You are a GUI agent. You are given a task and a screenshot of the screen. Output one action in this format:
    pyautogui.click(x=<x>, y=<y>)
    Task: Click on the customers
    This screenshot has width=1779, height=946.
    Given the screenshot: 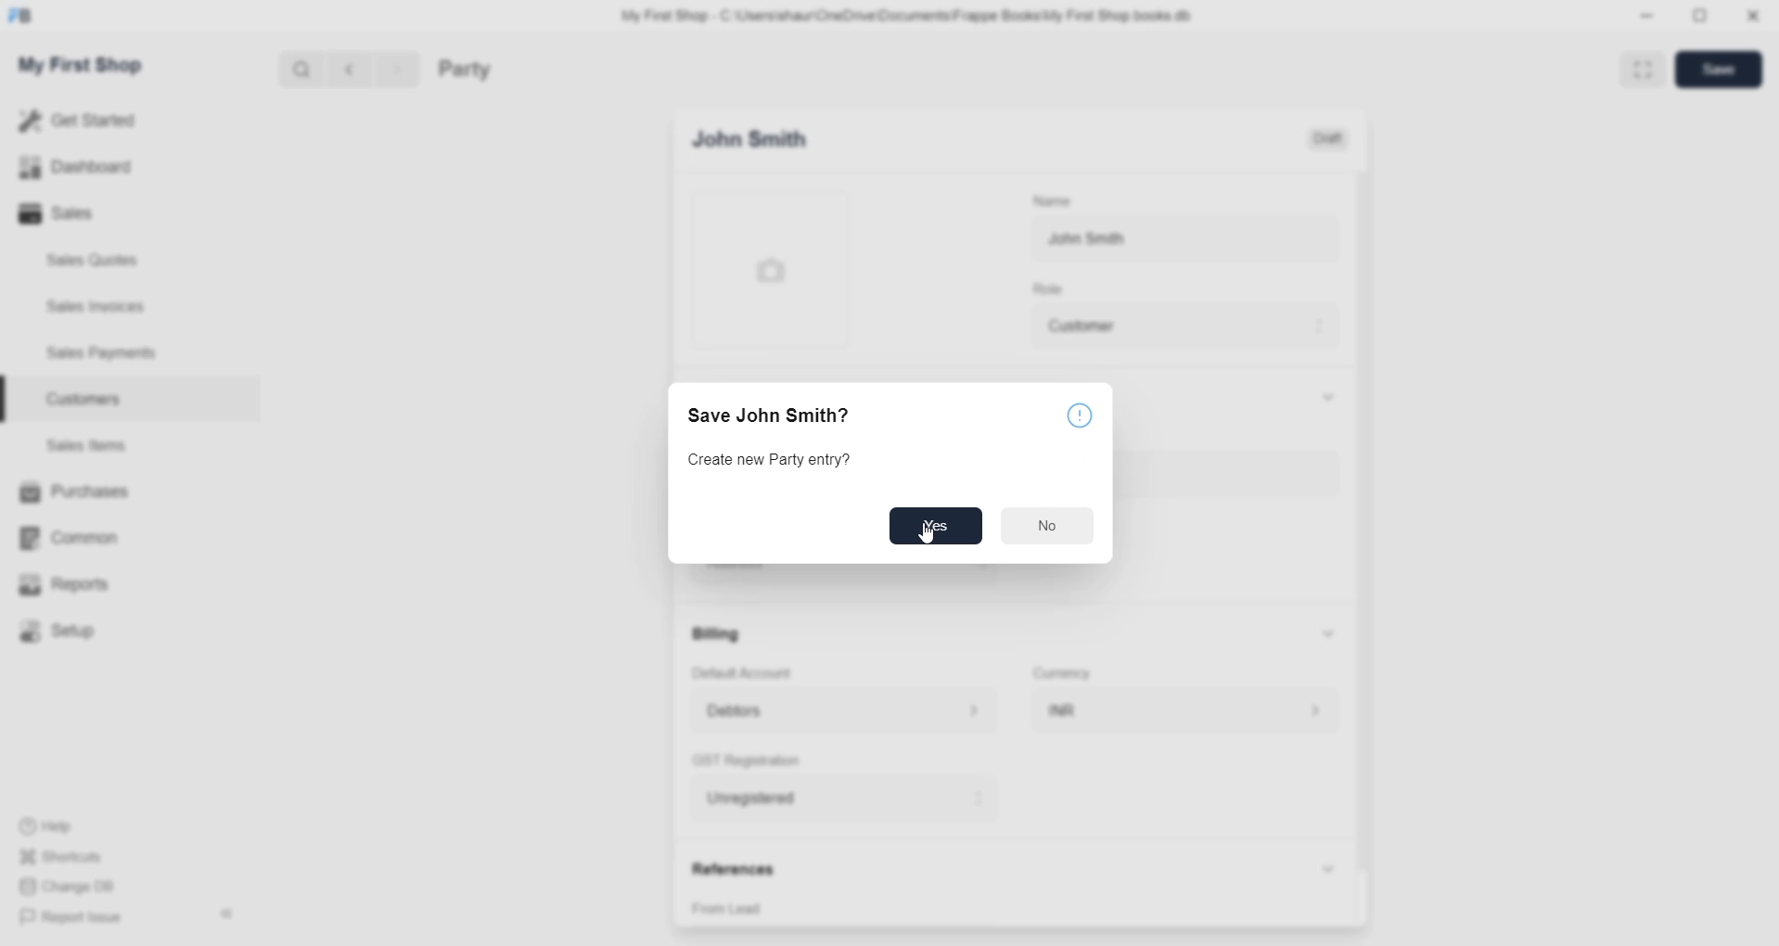 What is the action you would take?
    pyautogui.click(x=97, y=401)
    